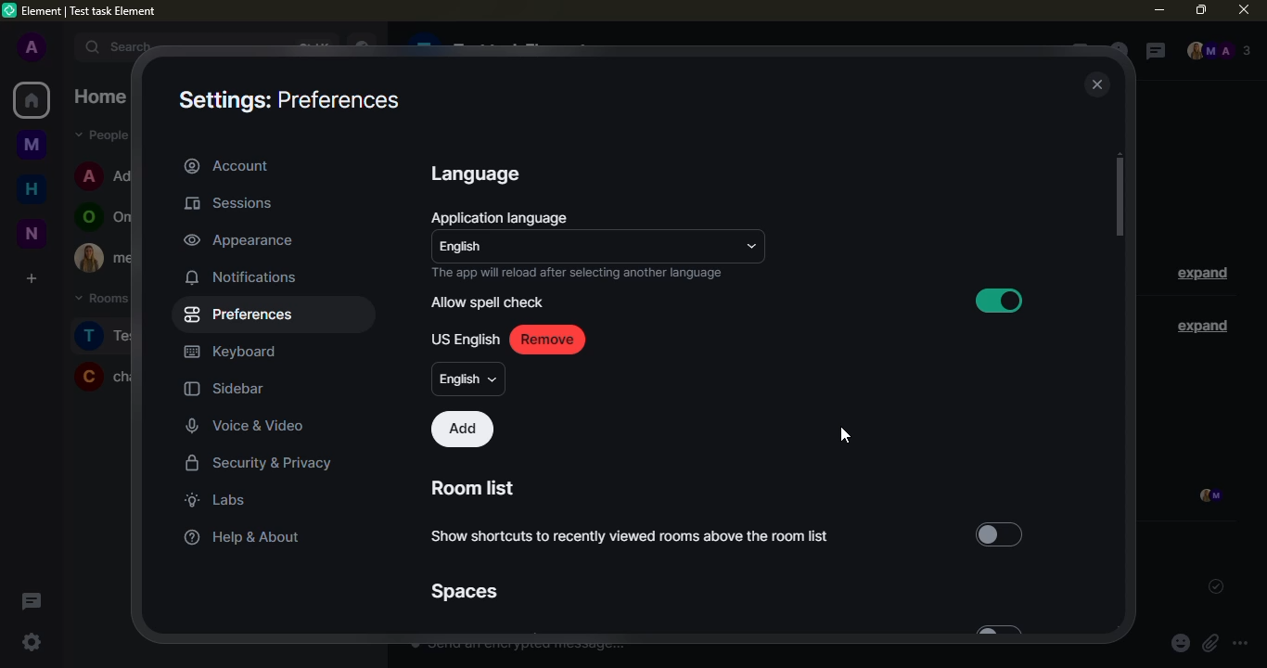 The width and height of the screenshot is (1267, 668). Describe the element at coordinates (260, 465) in the screenshot. I see `security` at that location.